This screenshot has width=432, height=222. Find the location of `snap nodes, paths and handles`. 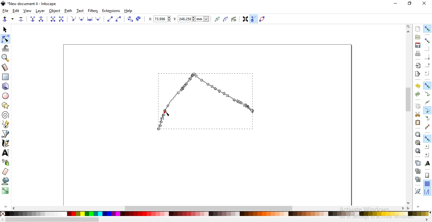

snap nodes, paths and handles is located at coordinates (427, 85).